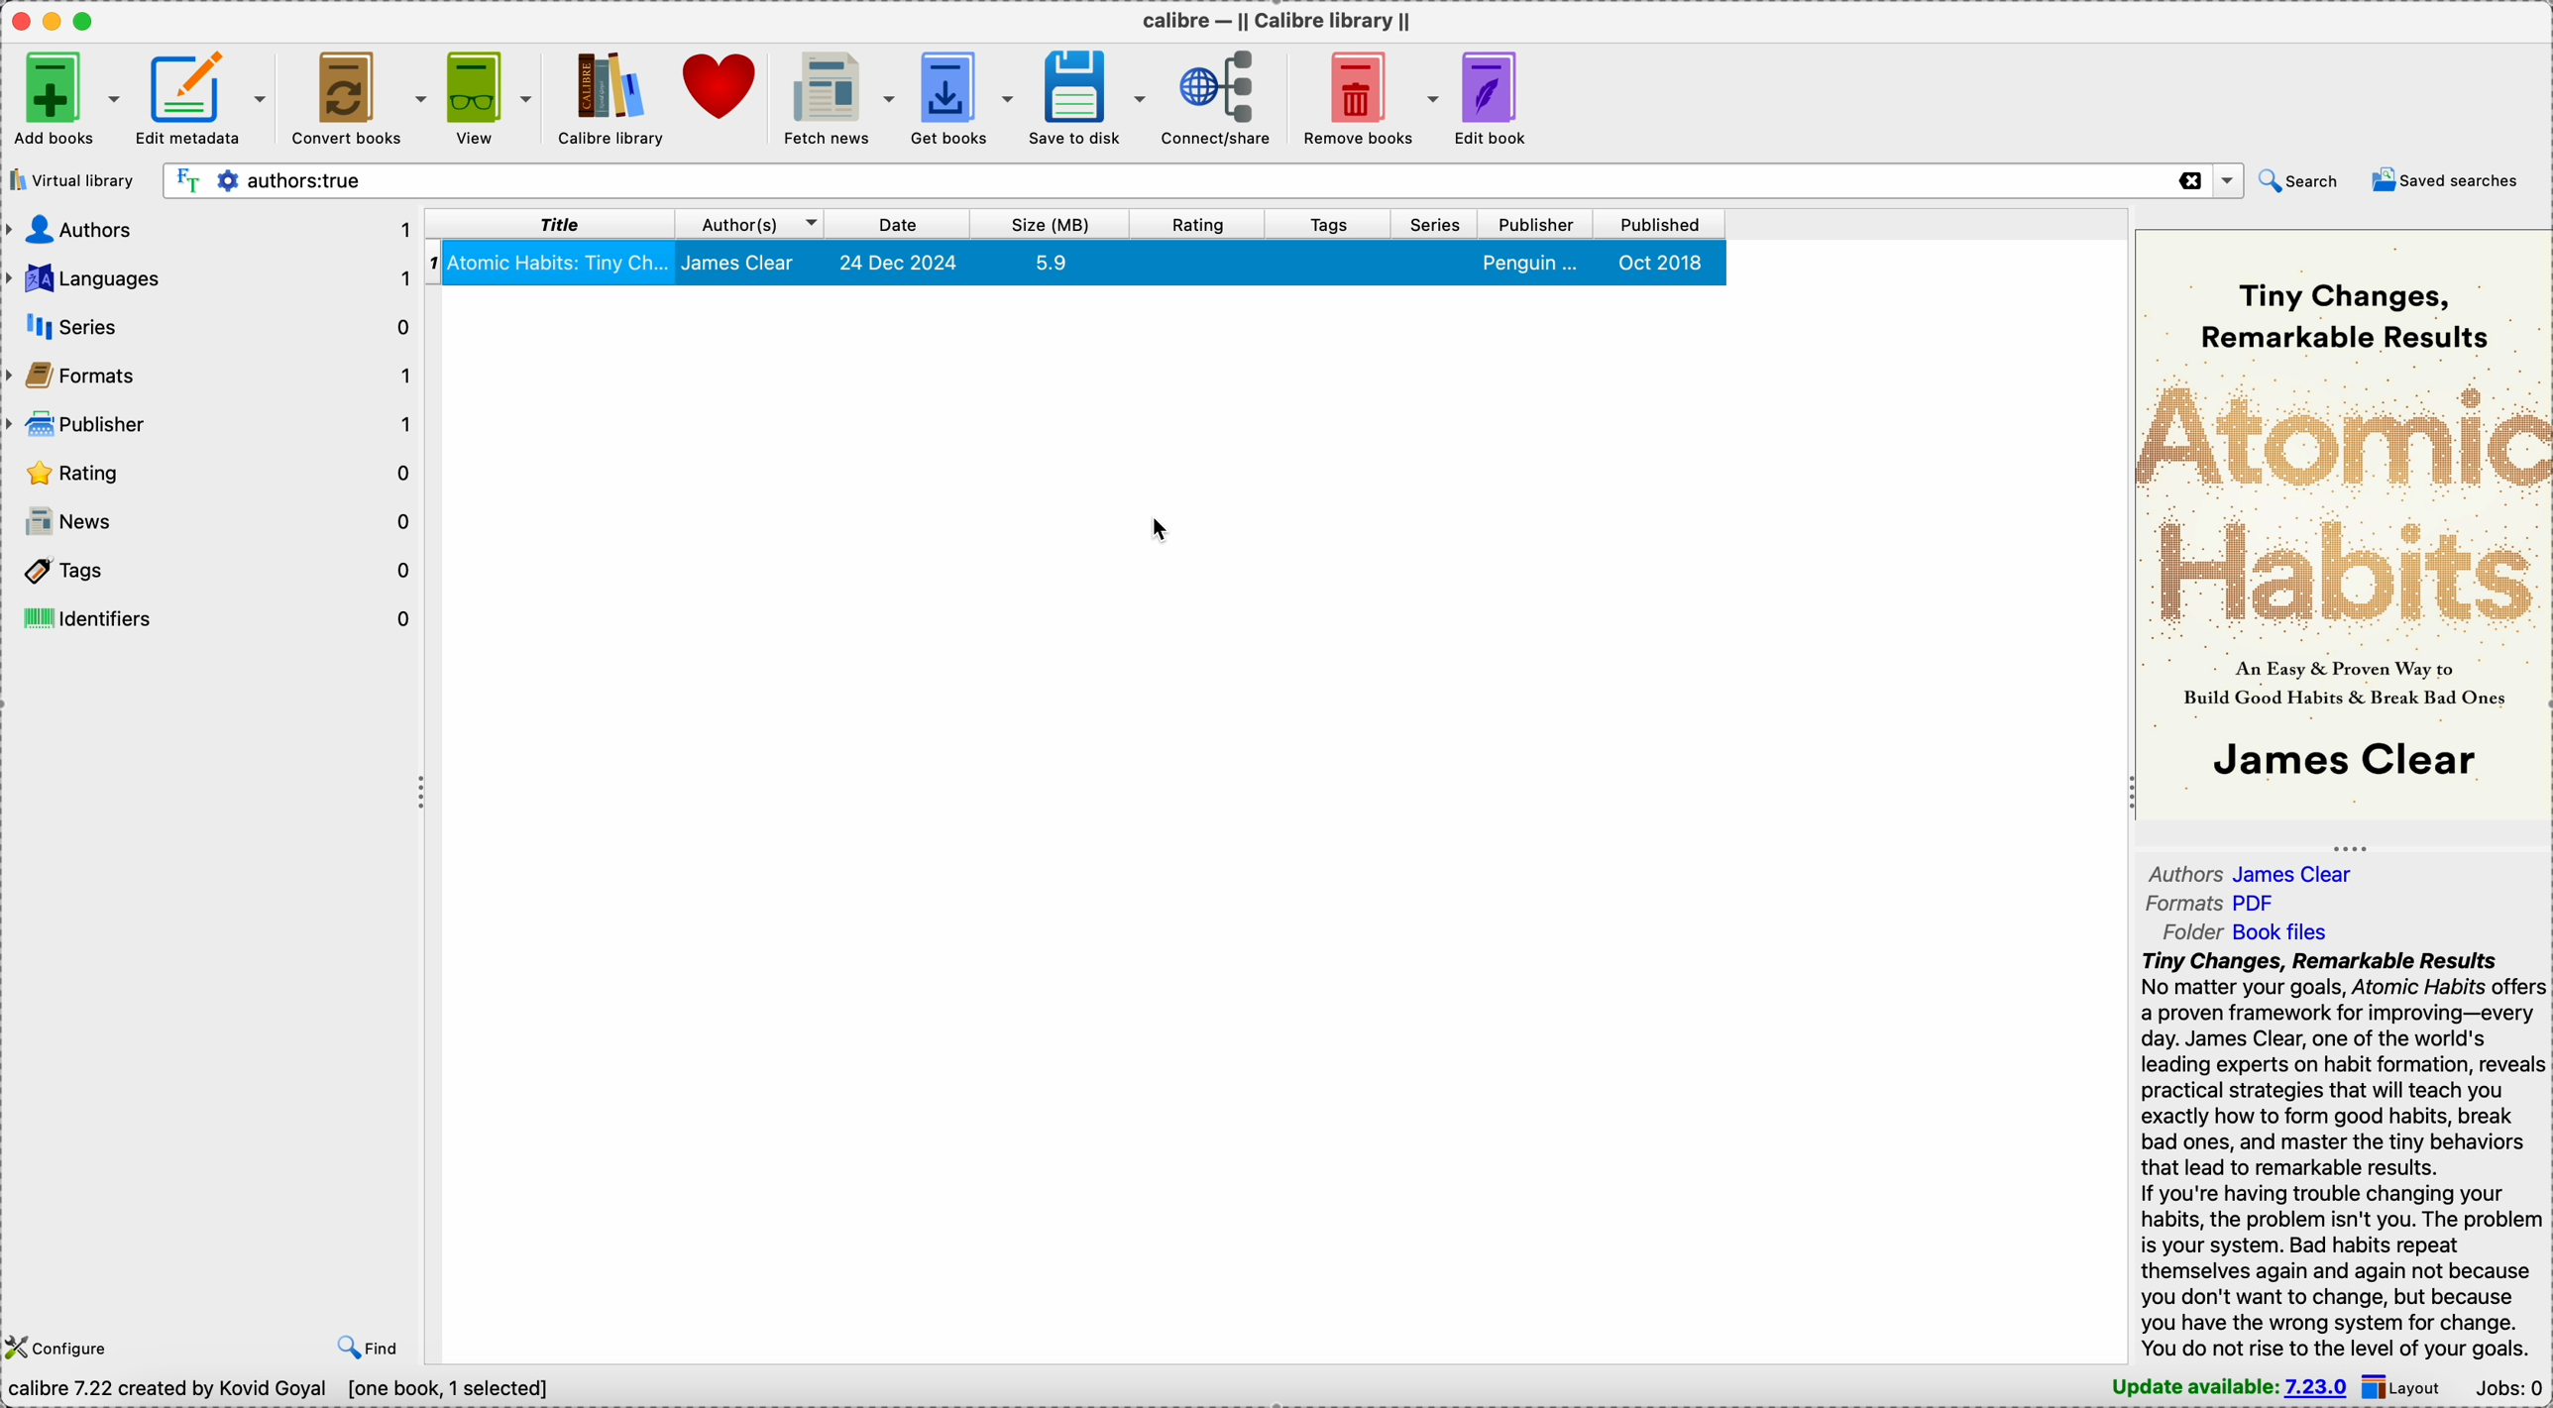  Describe the element at coordinates (836, 101) in the screenshot. I see `fetch news` at that location.